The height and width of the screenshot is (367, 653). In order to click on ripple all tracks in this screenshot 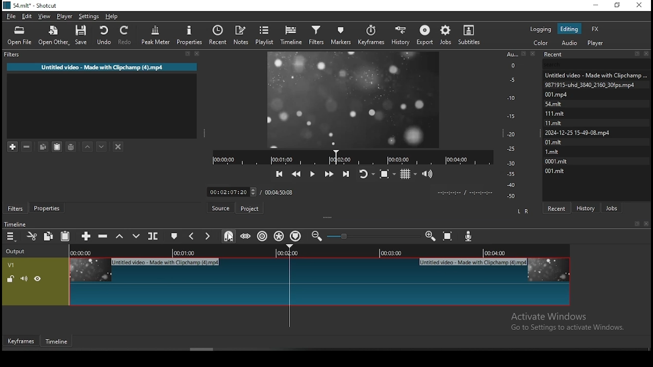, I will do `click(280, 236)`.